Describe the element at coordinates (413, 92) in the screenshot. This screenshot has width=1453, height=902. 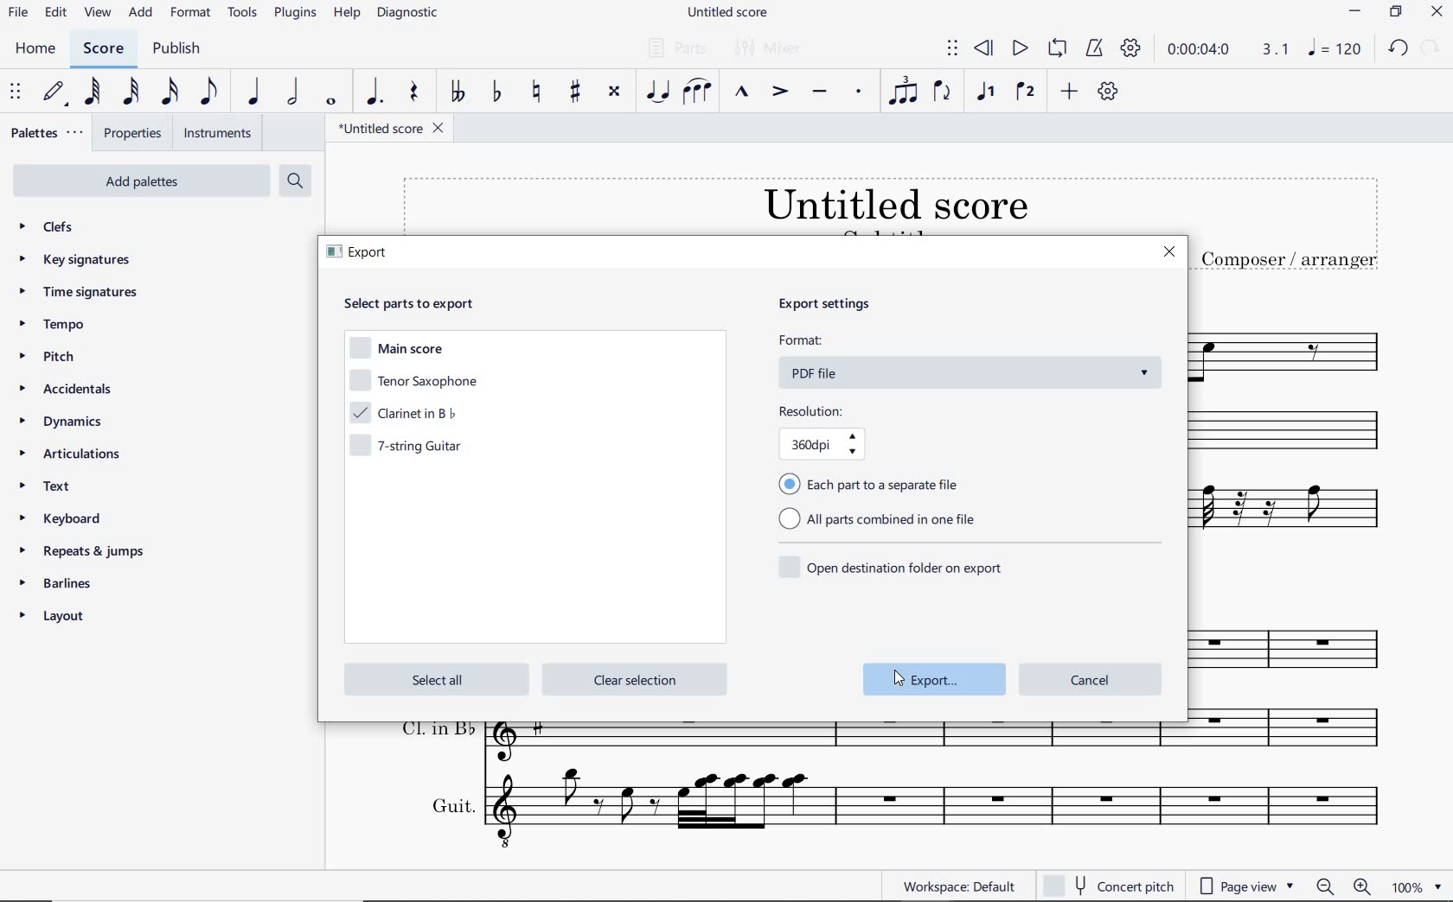
I see `REST` at that location.